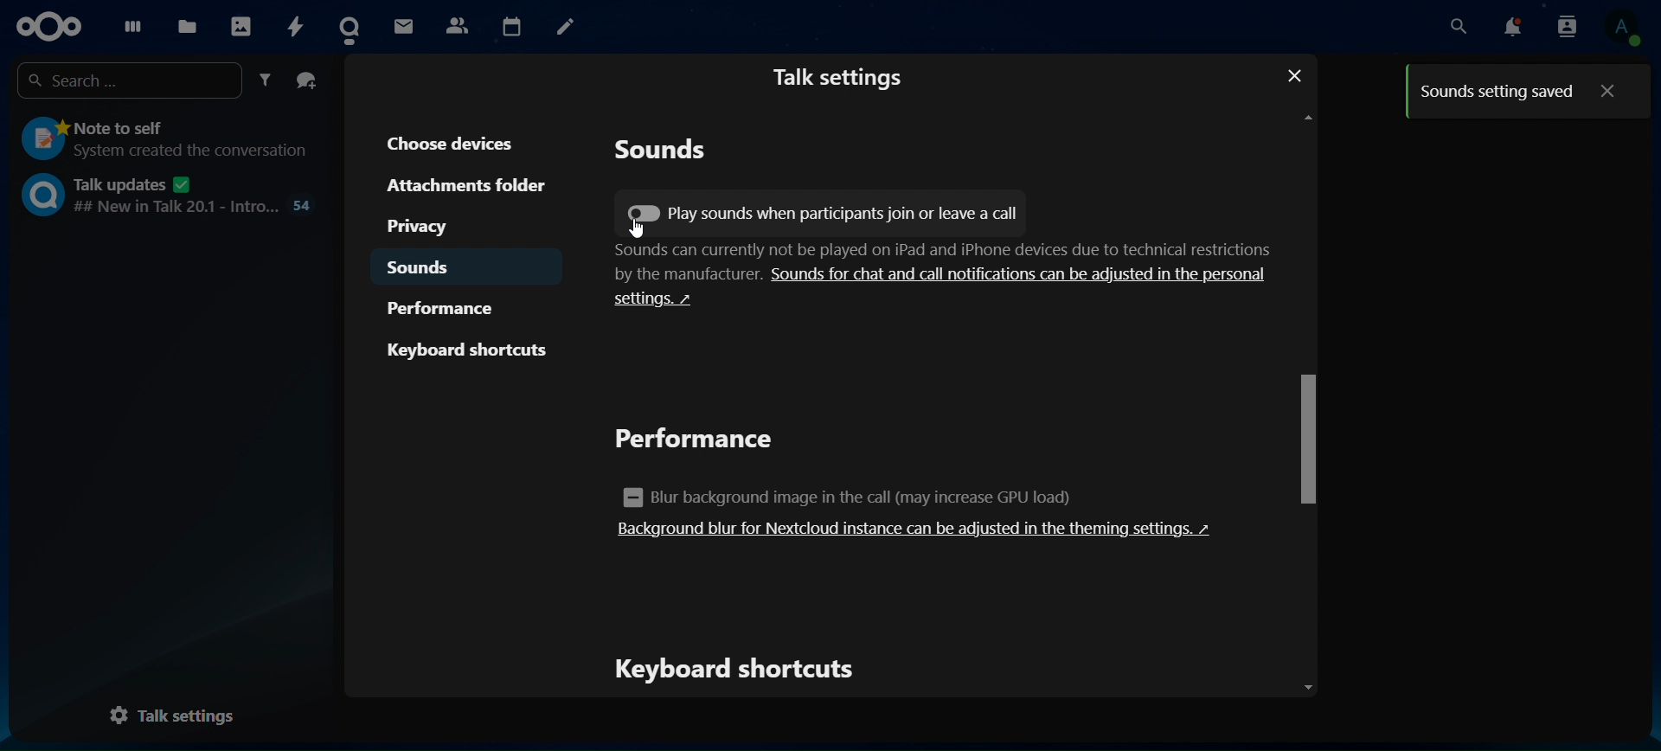 This screenshot has width=1661, height=751. Describe the element at coordinates (468, 350) in the screenshot. I see `keyboard shortcuts` at that location.